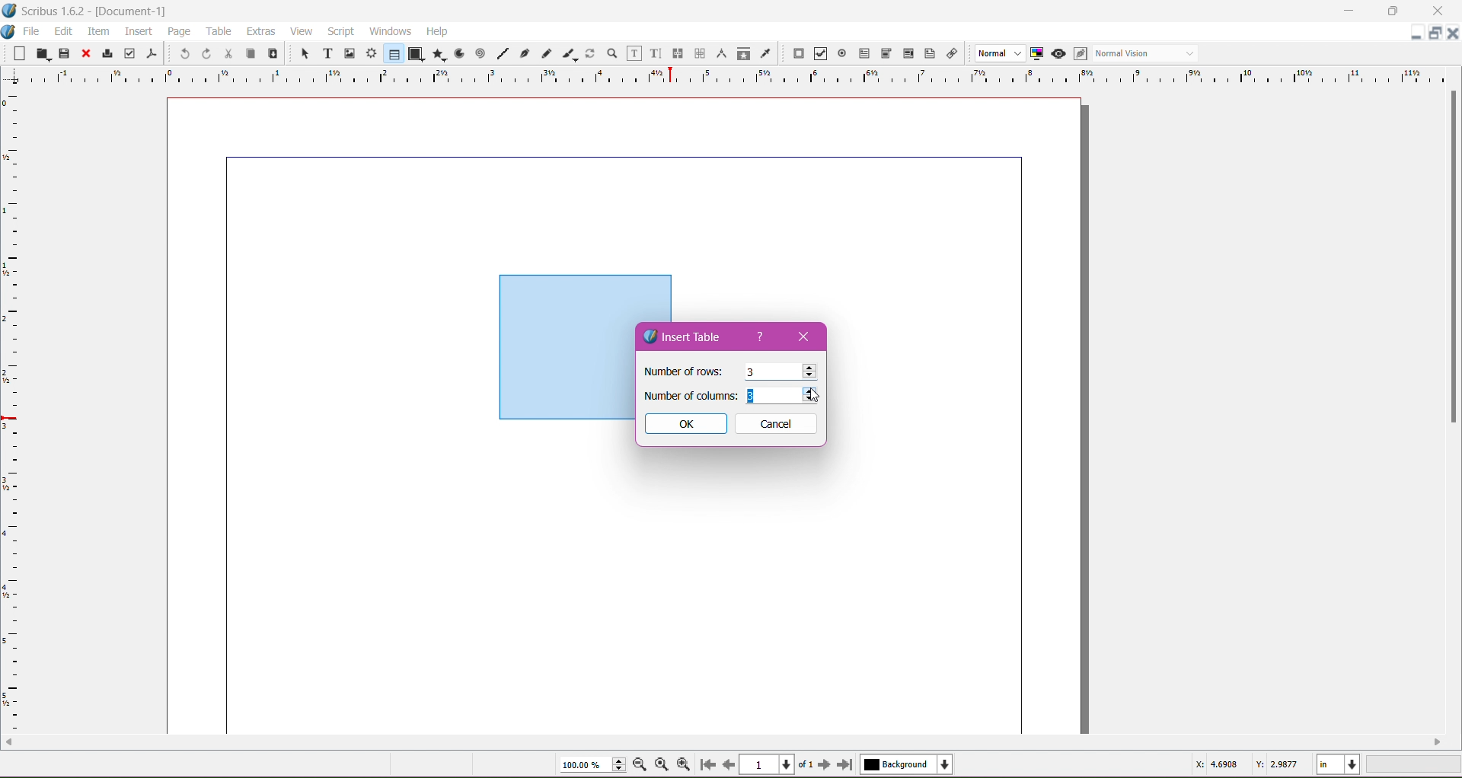 The image size is (1462, 778). What do you see at coordinates (500, 54) in the screenshot?
I see `Line` at bounding box center [500, 54].